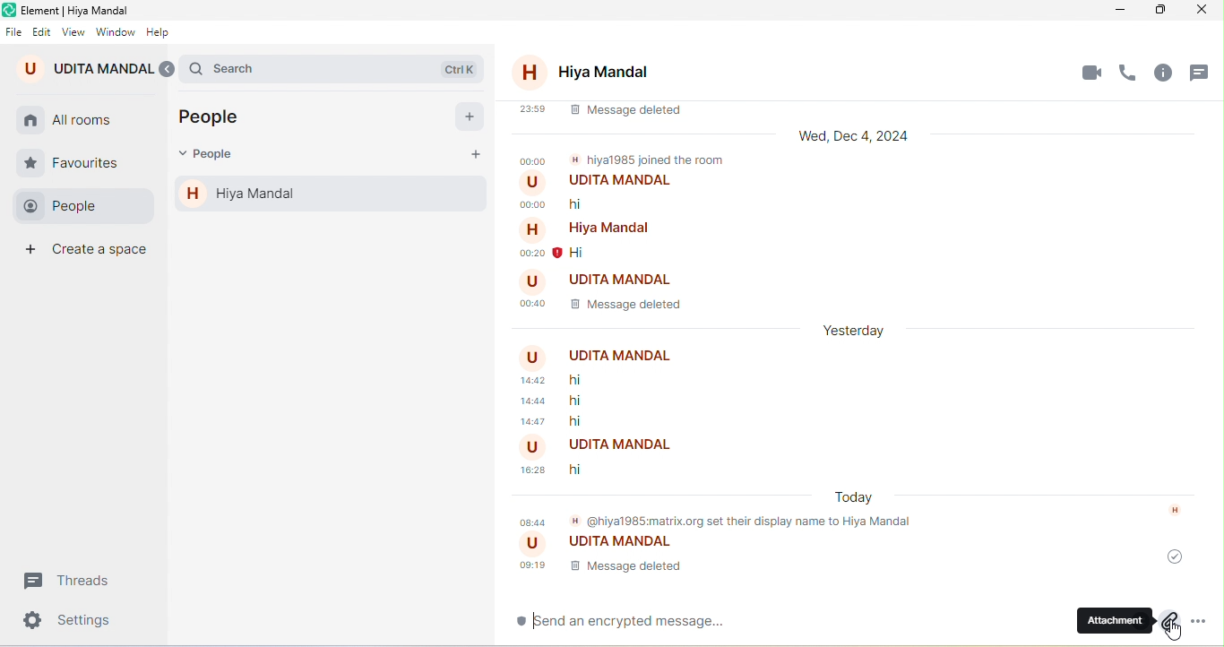 This screenshot has width=1224, height=647. What do you see at coordinates (332, 194) in the screenshot?
I see `hiya mandal` at bounding box center [332, 194].